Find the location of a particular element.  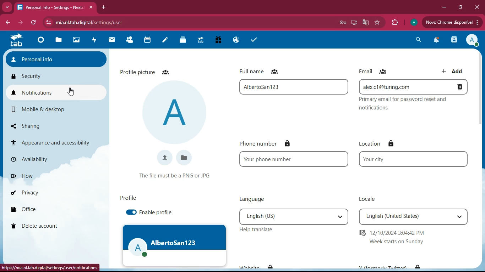

files is located at coordinates (184, 41).